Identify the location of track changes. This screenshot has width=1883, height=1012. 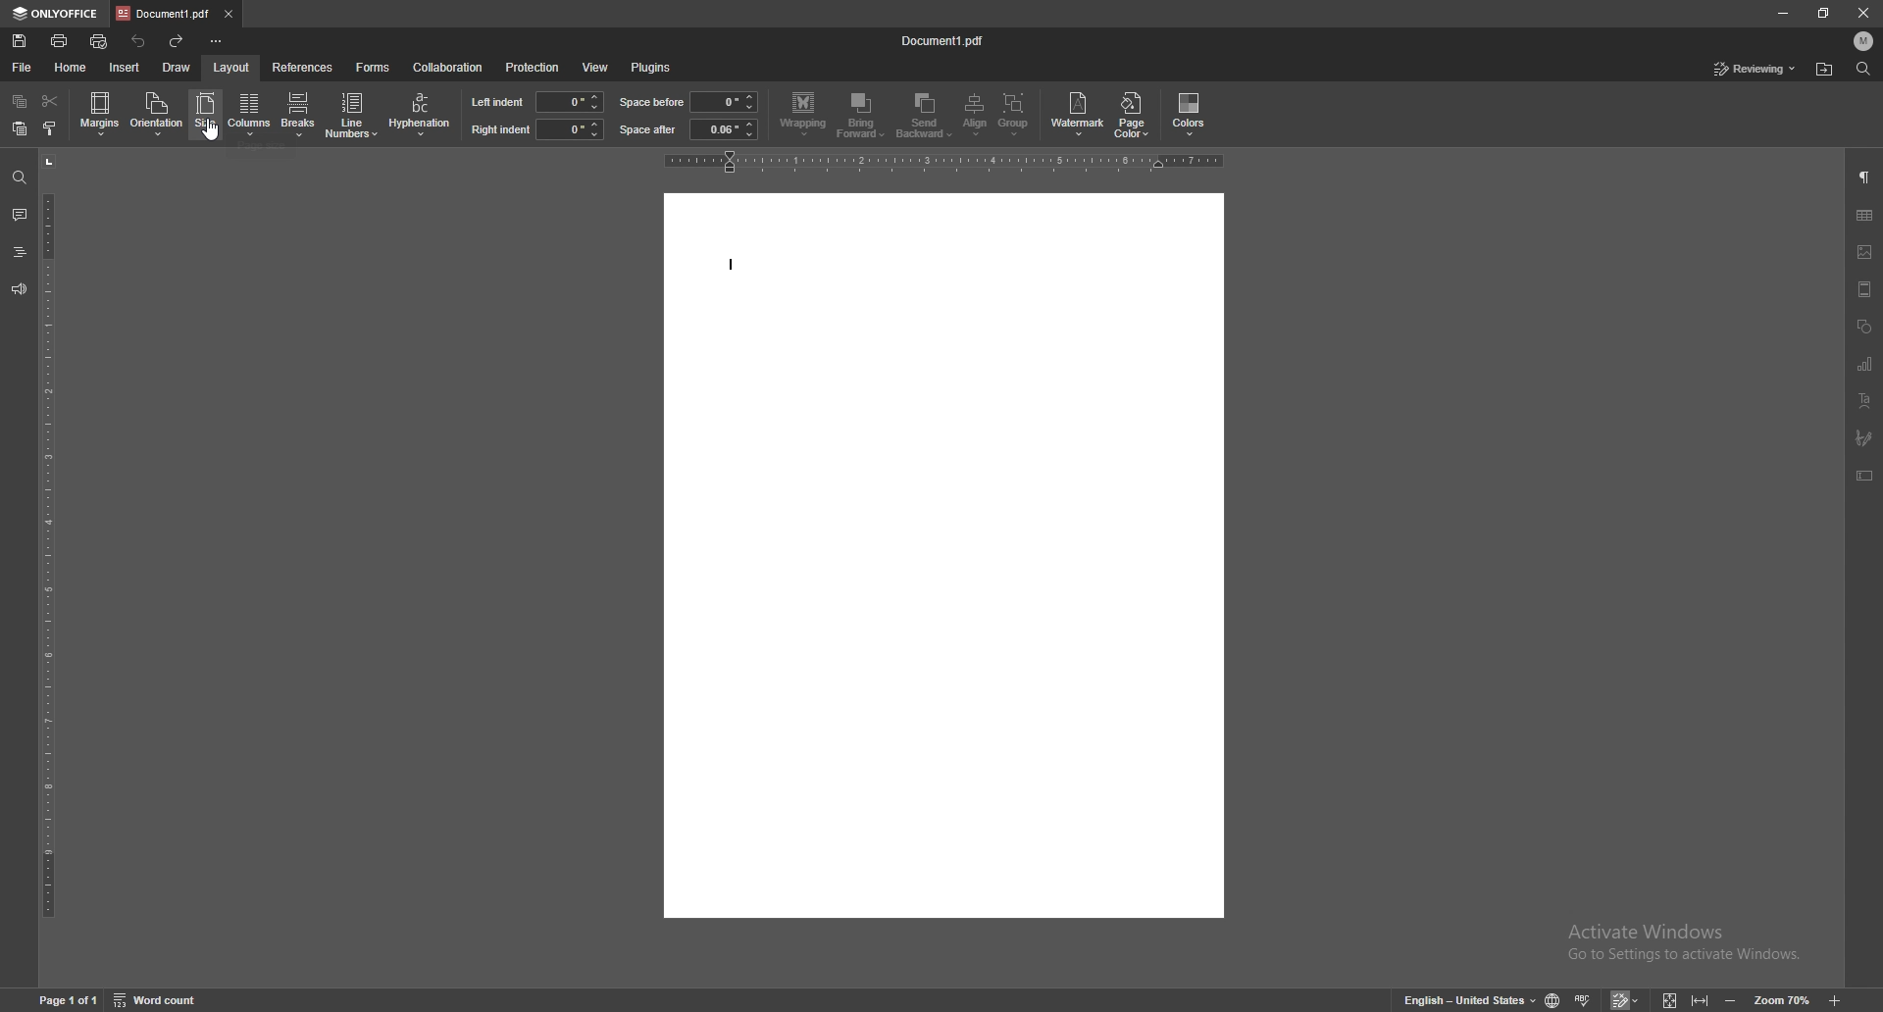
(1628, 1000).